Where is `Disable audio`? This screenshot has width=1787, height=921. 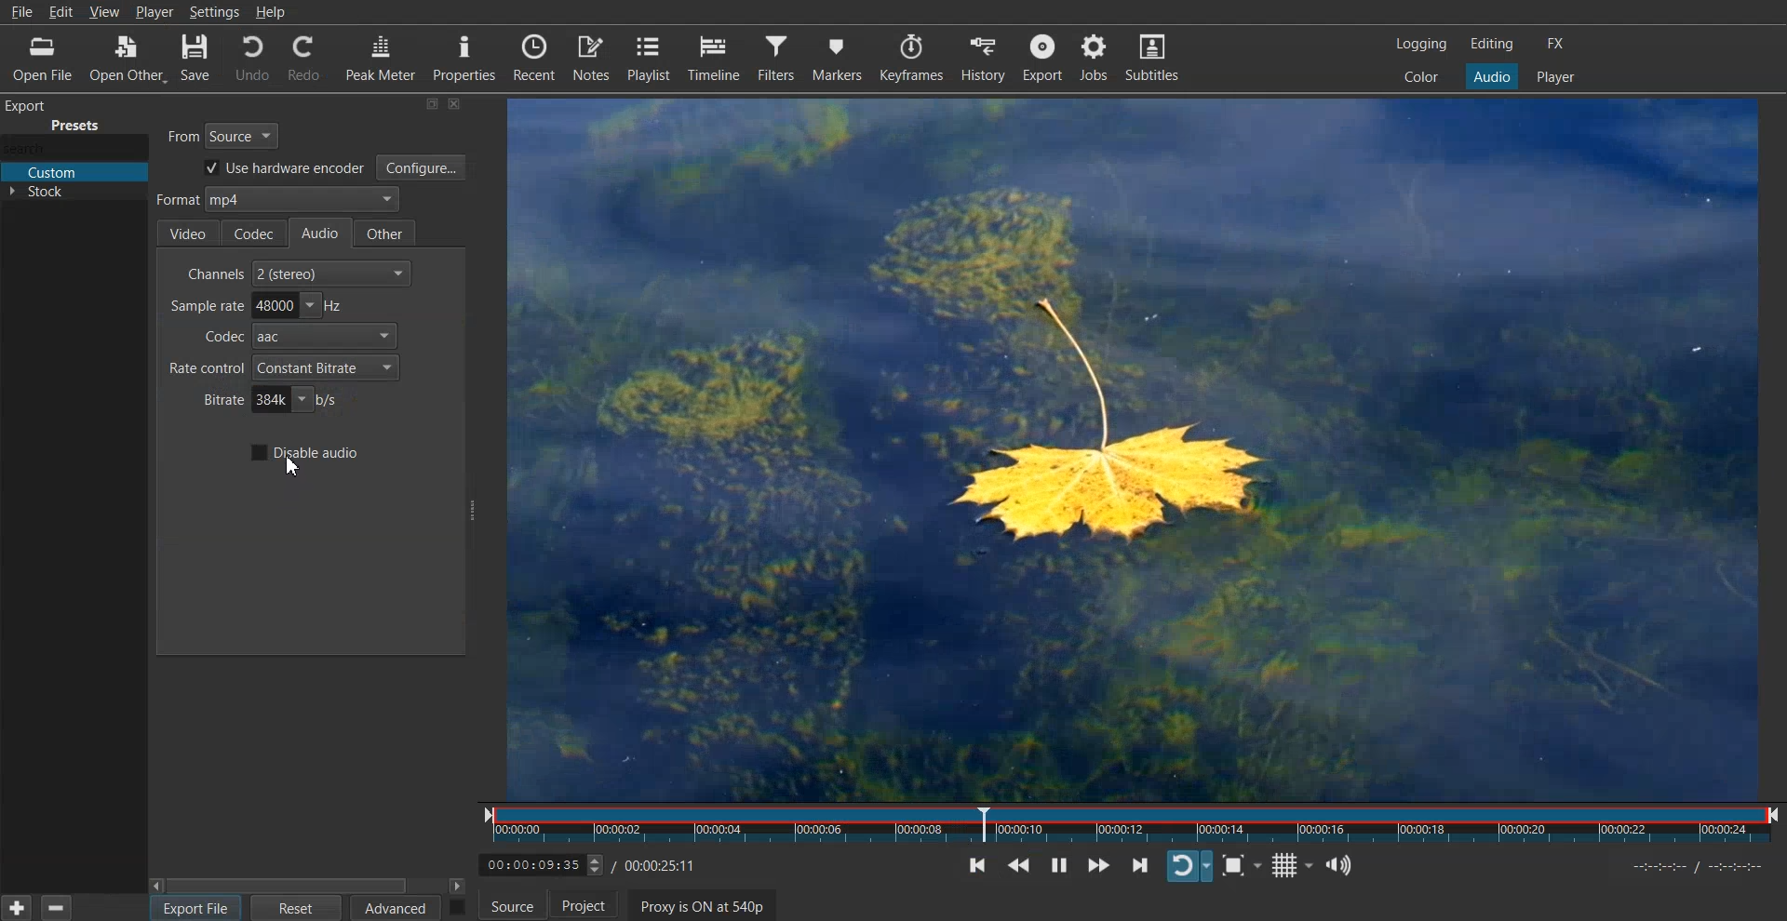 Disable audio is located at coordinates (303, 452).